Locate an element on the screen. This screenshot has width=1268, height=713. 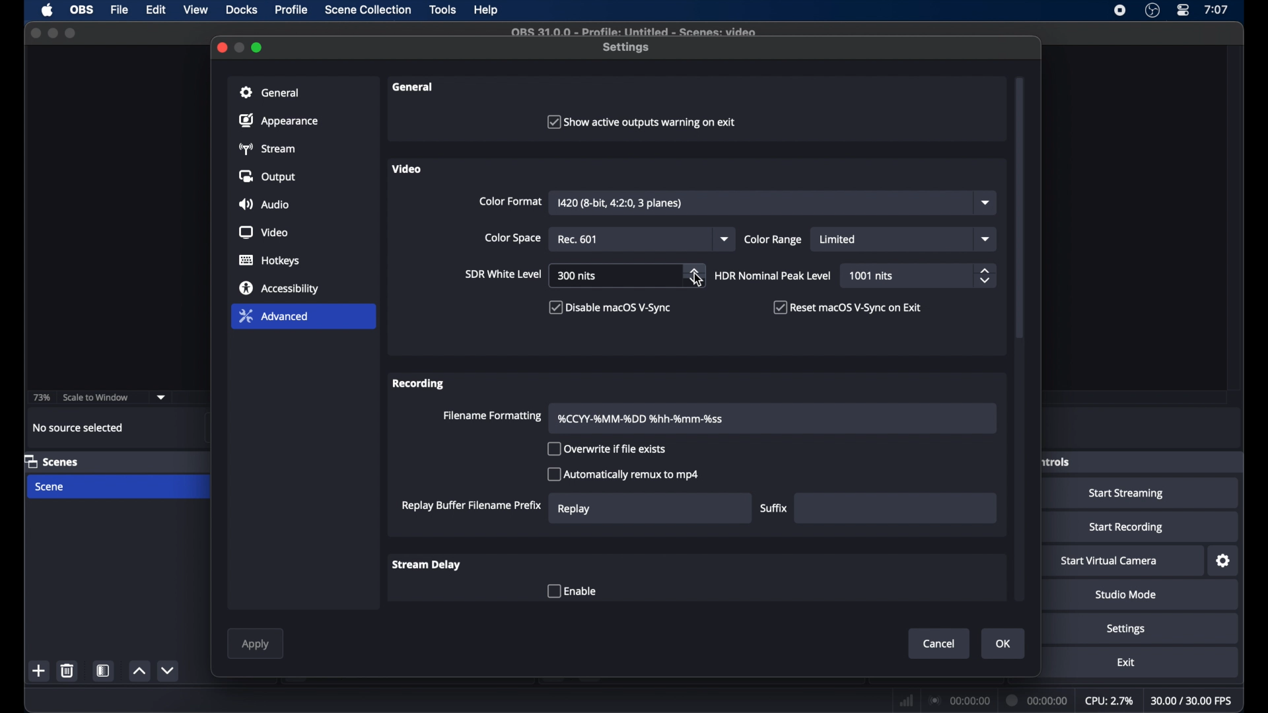
settings is located at coordinates (627, 48).